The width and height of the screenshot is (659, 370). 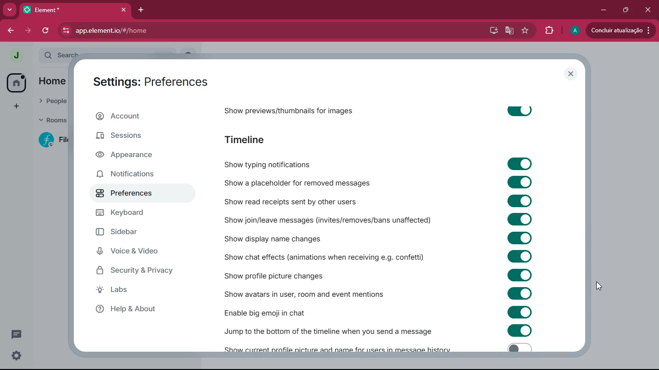 What do you see at coordinates (137, 291) in the screenshot?
I see `labs` at bounding box center [137, 291].